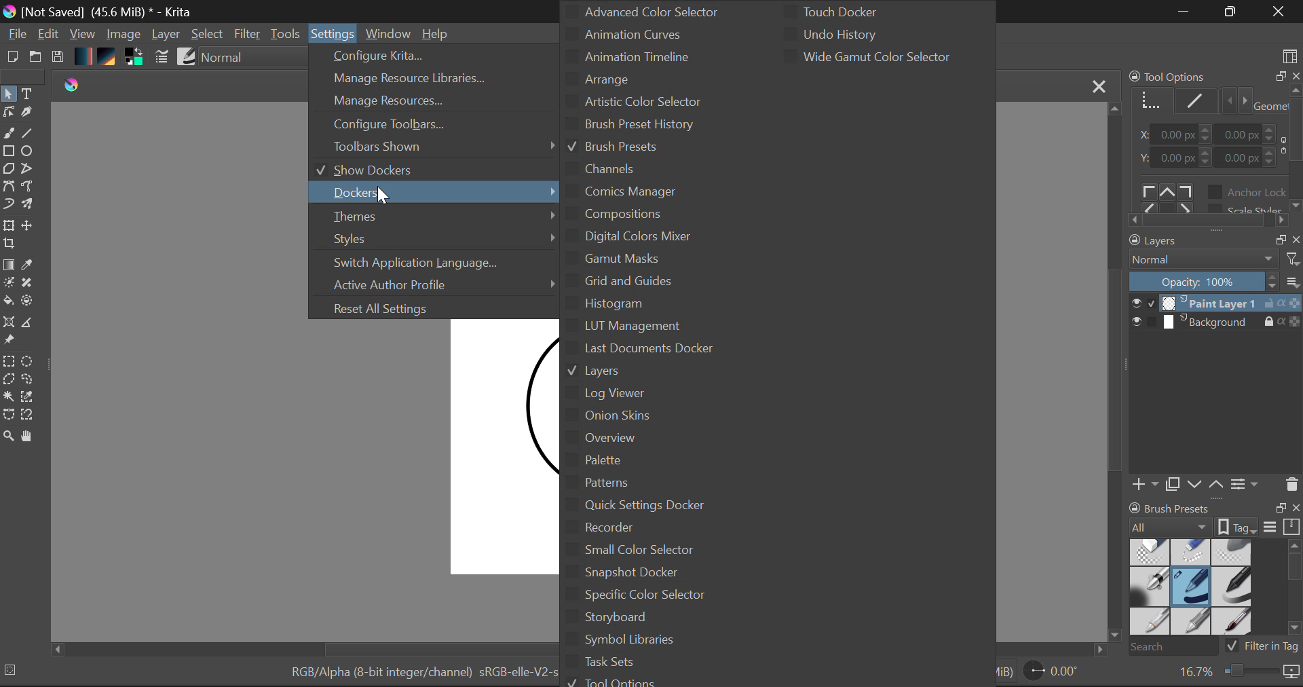 Image resolution: width=1303 pixels, height=687 pixels. What do you see at coordinates (33, 188) in the screenshot?
I see `Freehand Path Tool` at bounding box center [33, 188].